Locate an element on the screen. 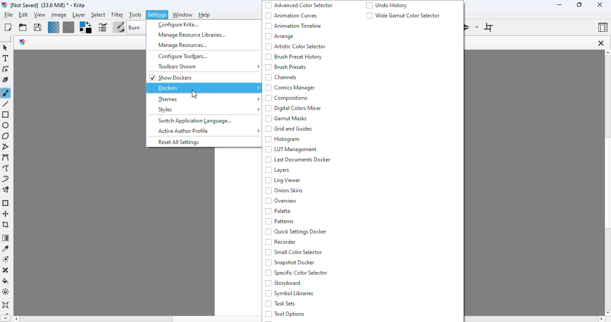 This screenshot has height=322, width=611. foreground/background color selector is located at coordinates (85, 28).